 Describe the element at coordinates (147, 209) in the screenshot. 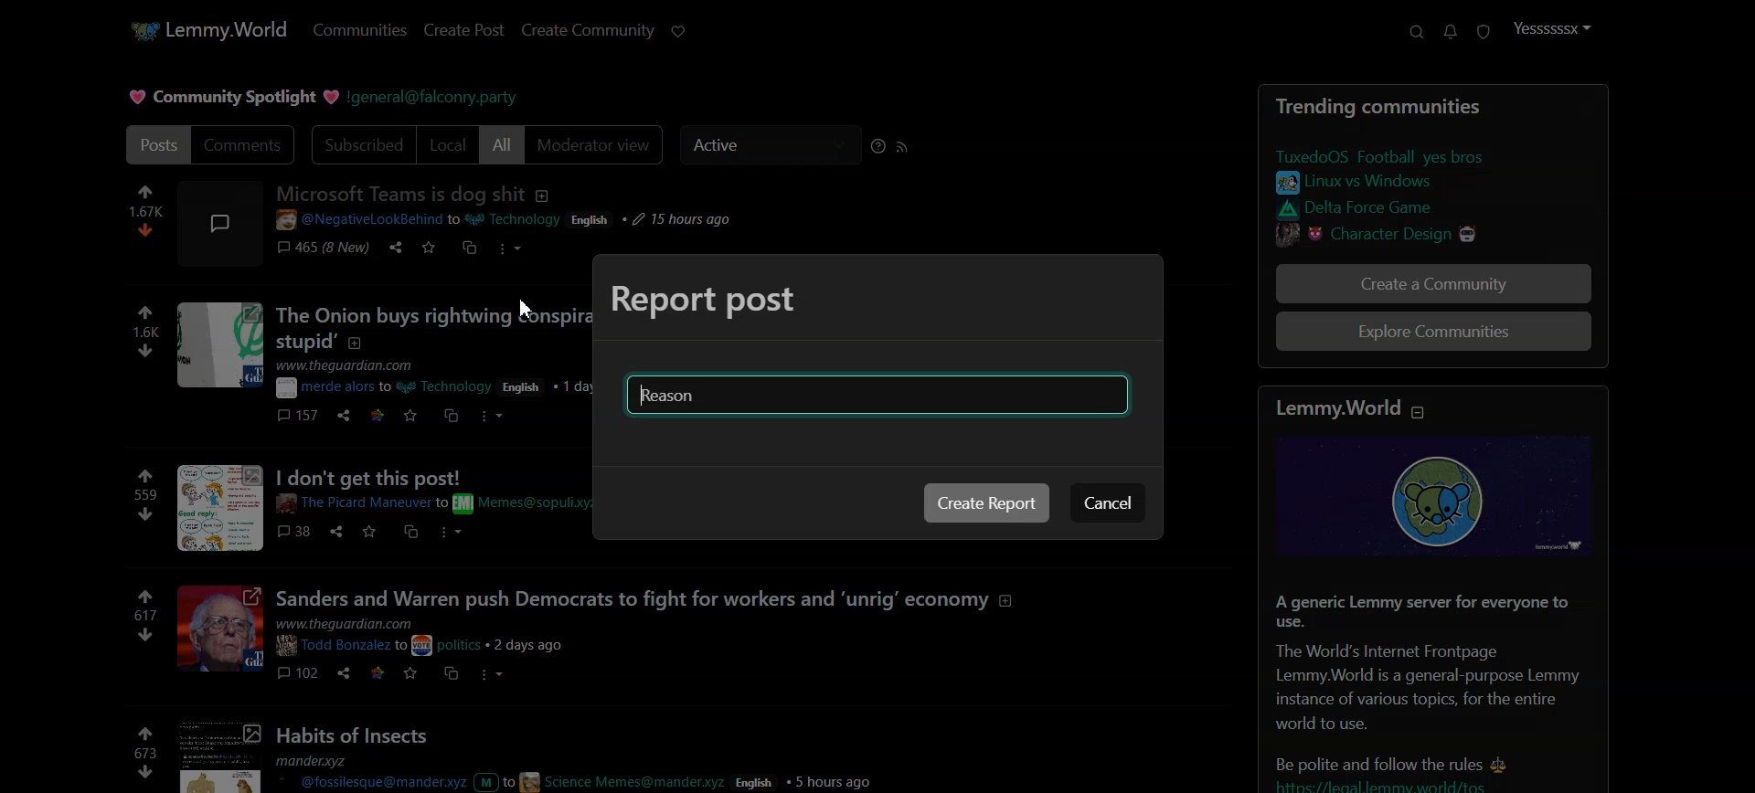

I see `numbers` at that location.